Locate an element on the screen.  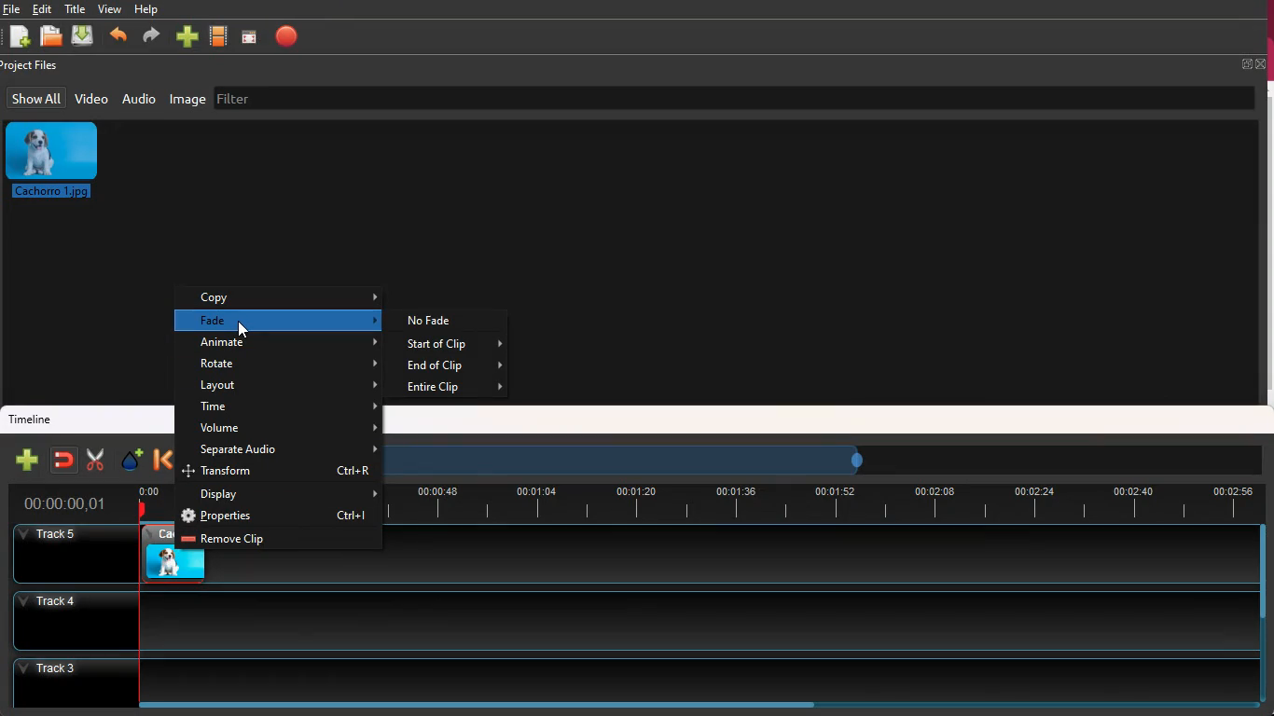
scroll bar is located at coordinates (477, 704).